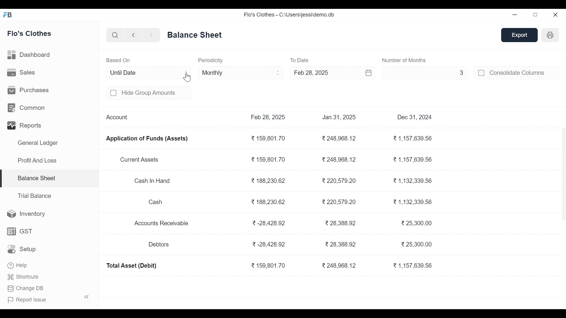 The height and width of the screenshot is (318, 566). Describe the element at coordinates (482, 73) in the screenshot. I see `checkbox` at that location.